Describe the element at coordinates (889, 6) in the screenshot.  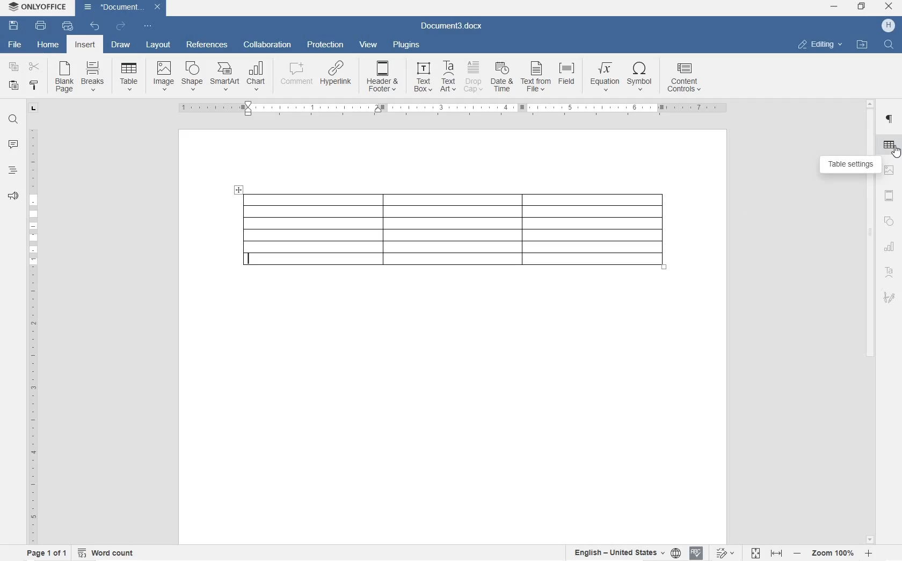
I see `CLOSE` at that location.